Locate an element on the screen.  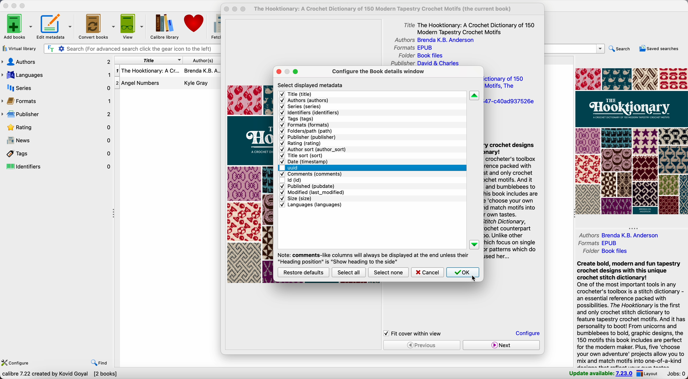
saved searches is located at coordinates (660, 49).